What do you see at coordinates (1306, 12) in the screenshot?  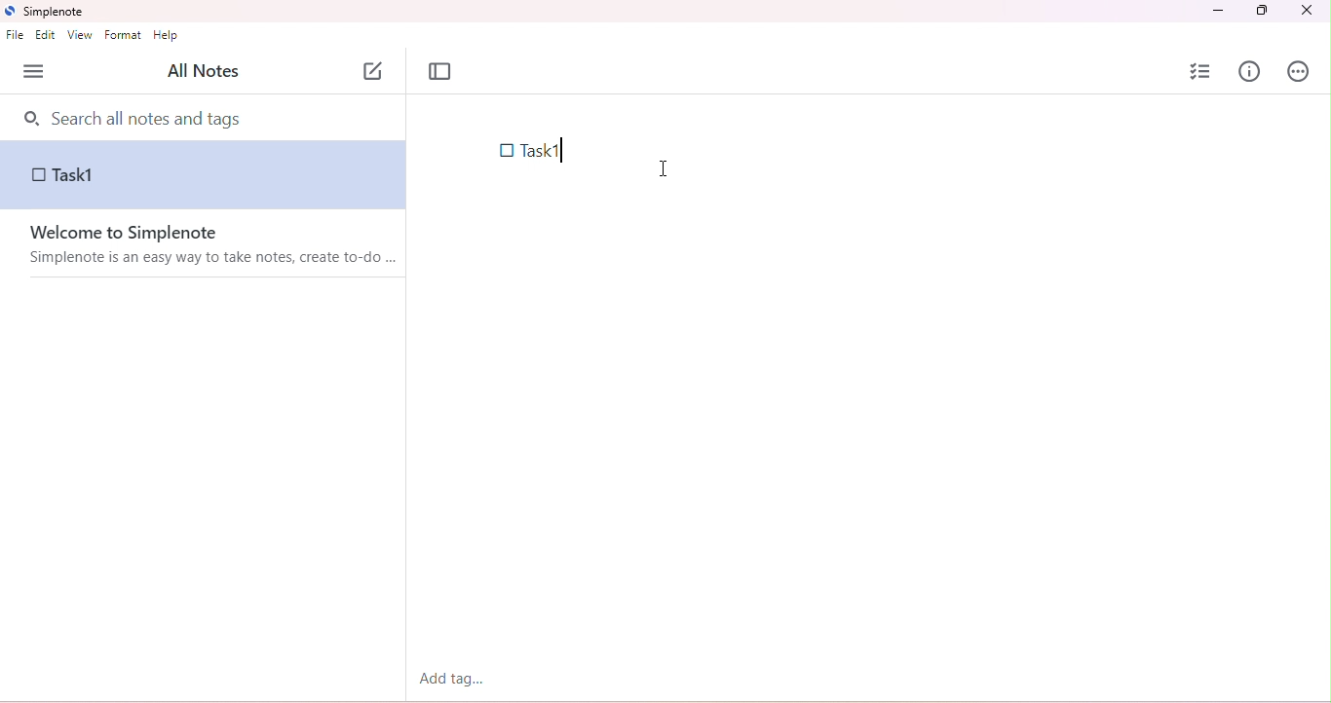 I see `close` at bounding box center [1306, 12].